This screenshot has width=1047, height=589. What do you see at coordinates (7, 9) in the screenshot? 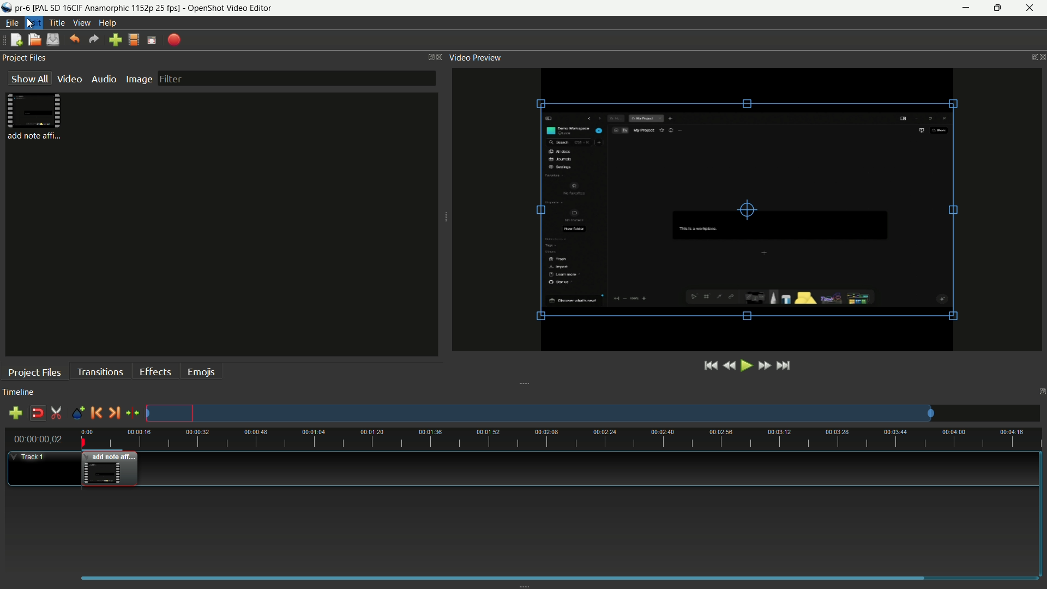
I see `app icon` at bounding box center [7, 9].